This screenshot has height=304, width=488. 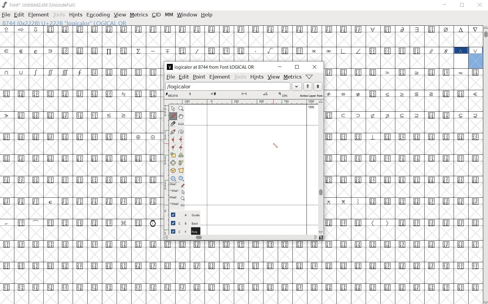 I want to click on 8744 (0x2228) U+2228 "logicalor" LOGICAL OR, so click(x=67, y=23).